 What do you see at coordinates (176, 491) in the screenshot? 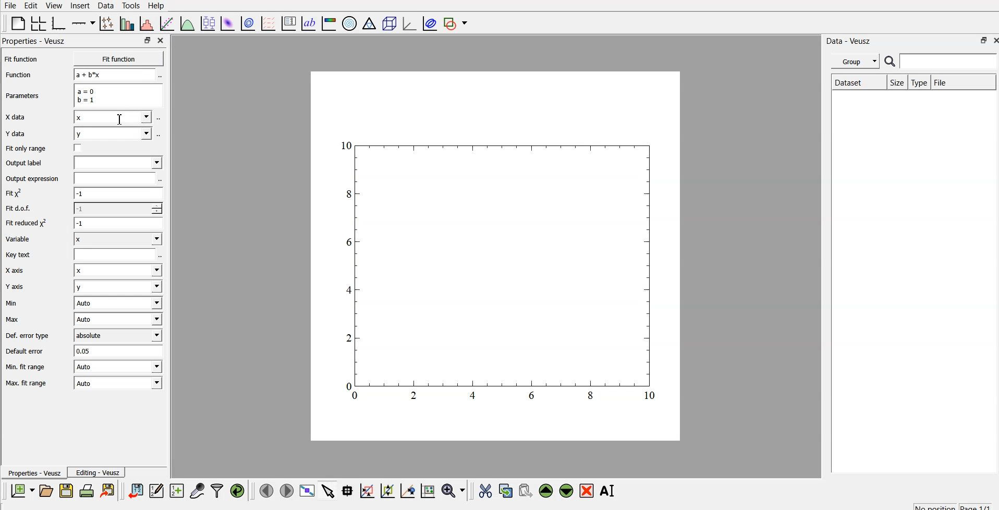
I see `create new datasets` at bounding box center [176, 491].